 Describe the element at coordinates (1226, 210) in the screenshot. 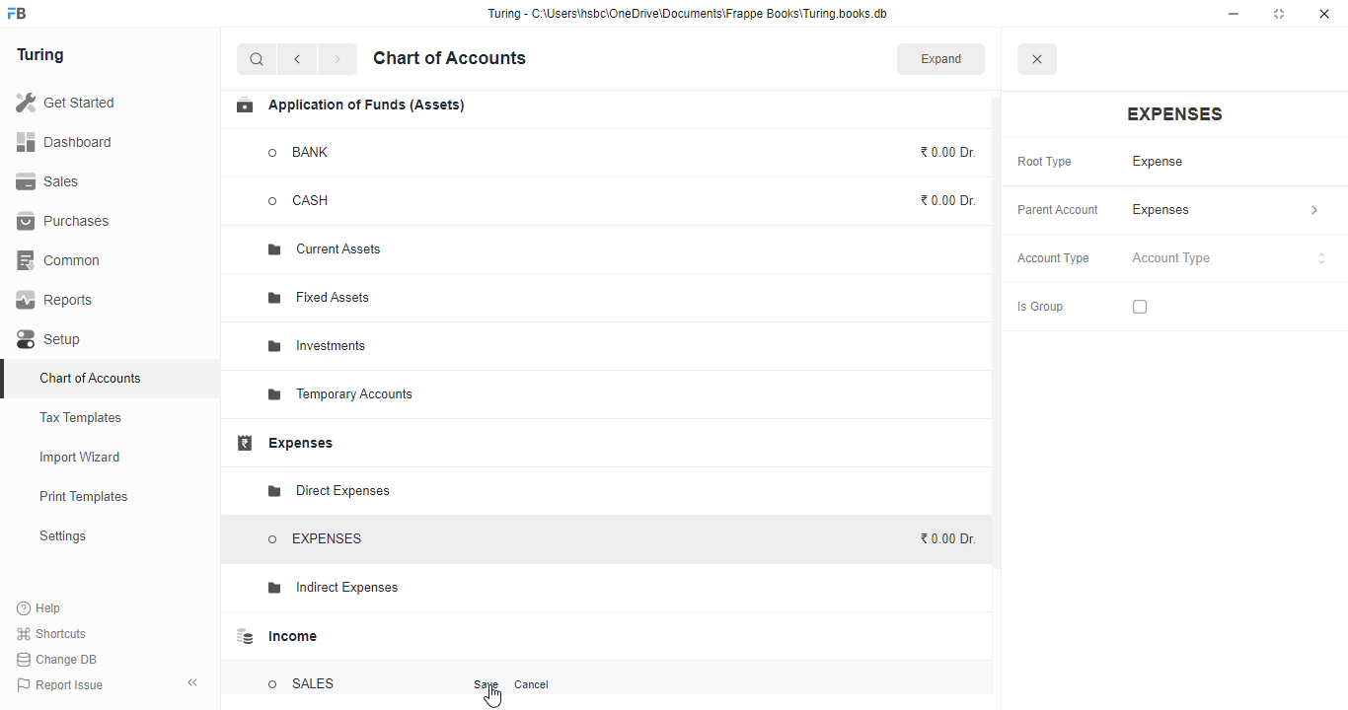

I see `expenses` at that location.